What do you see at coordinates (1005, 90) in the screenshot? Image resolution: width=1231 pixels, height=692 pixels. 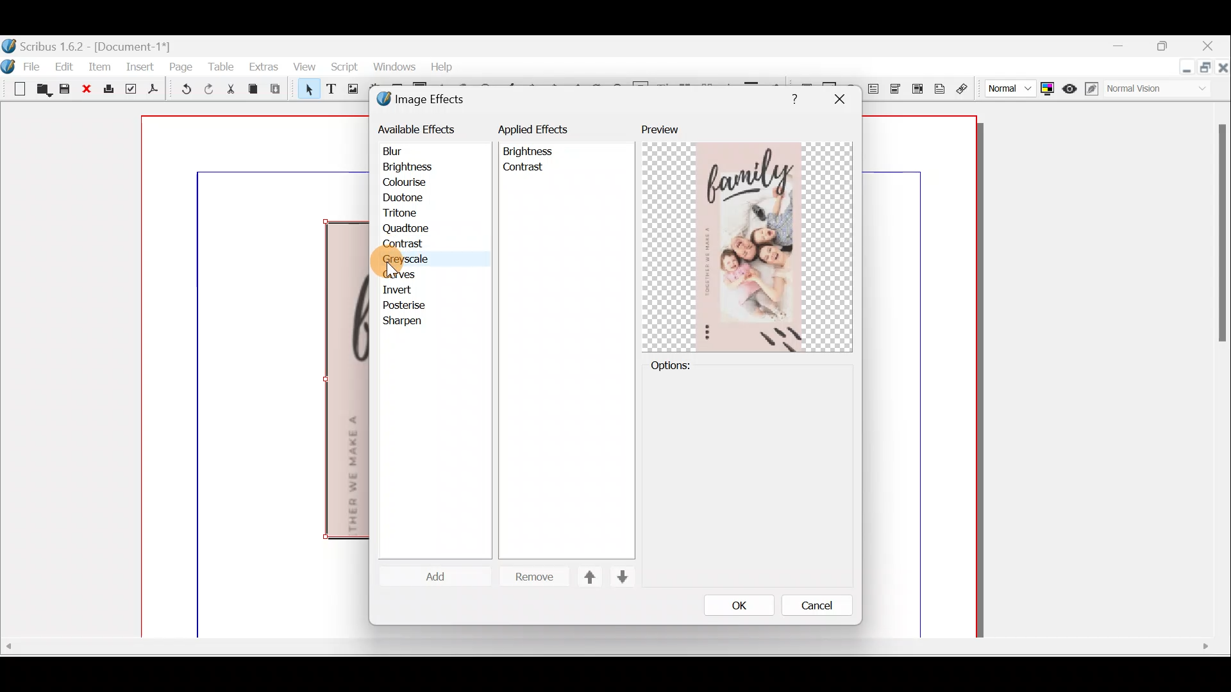 I see `Select image preview quality` at bounding box center [1005, 90].